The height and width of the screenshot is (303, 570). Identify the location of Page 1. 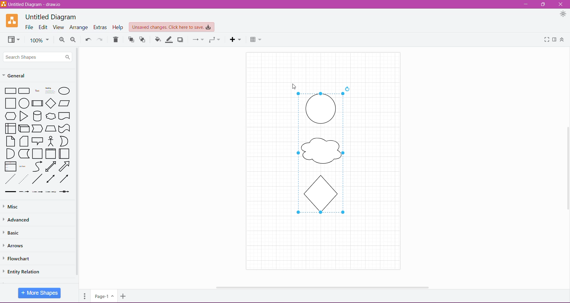
(103, 296).